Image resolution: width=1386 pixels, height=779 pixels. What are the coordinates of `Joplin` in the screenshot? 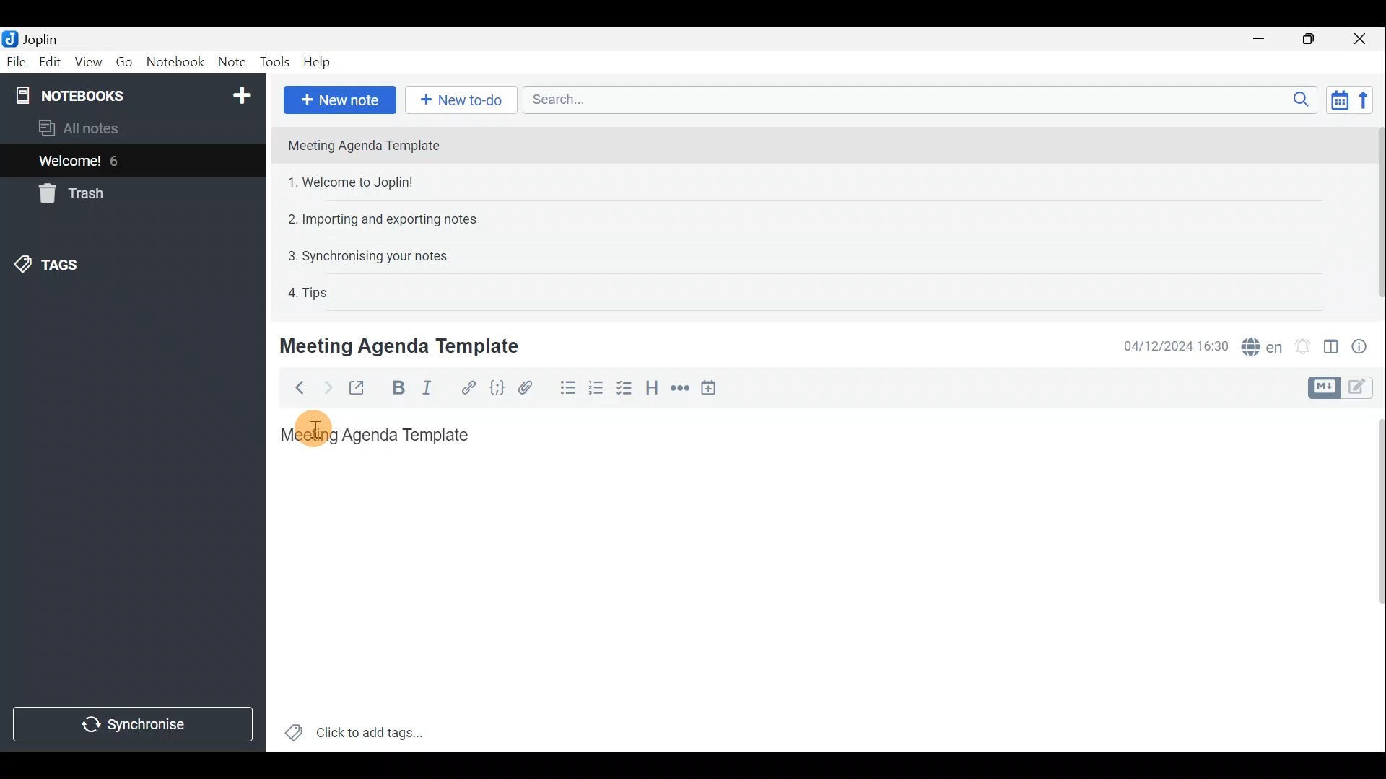 It's located at (40, 38).